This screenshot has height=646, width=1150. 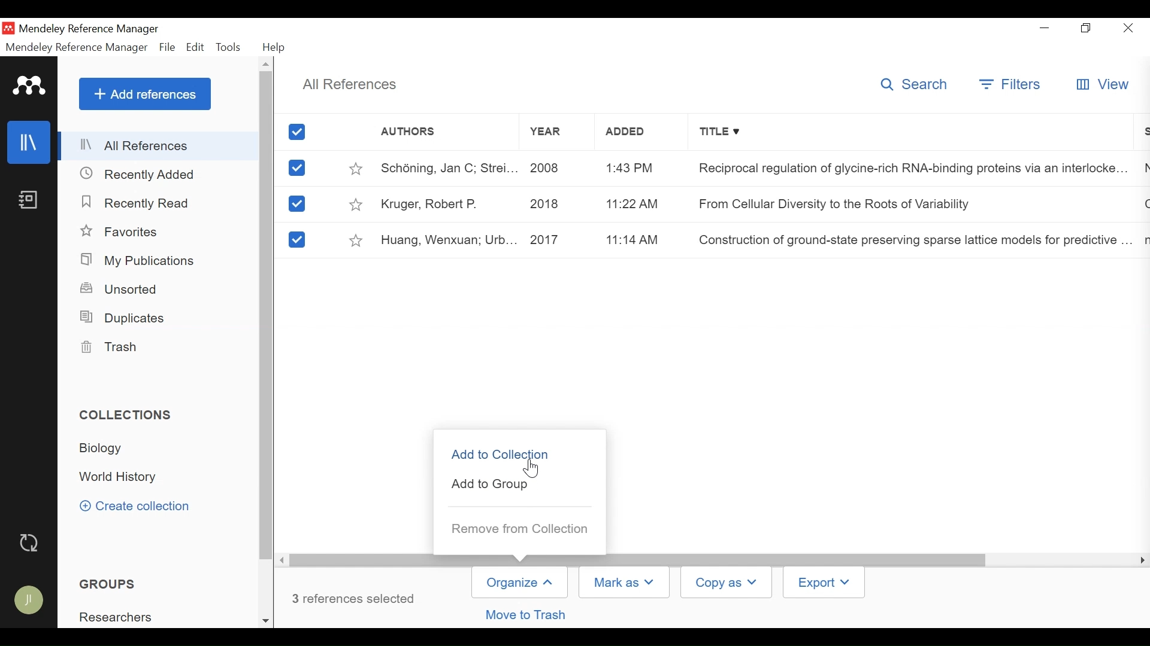 I want to click on Title, so click(x=908, y=134).